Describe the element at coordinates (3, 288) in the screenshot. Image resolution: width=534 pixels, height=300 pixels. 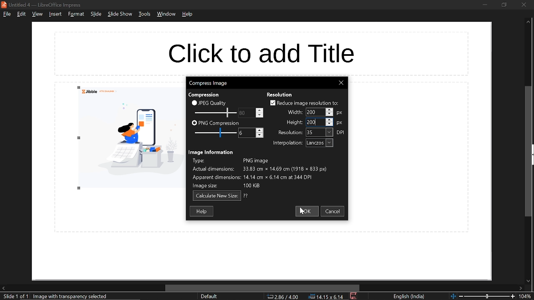
I see `move left` at that location.